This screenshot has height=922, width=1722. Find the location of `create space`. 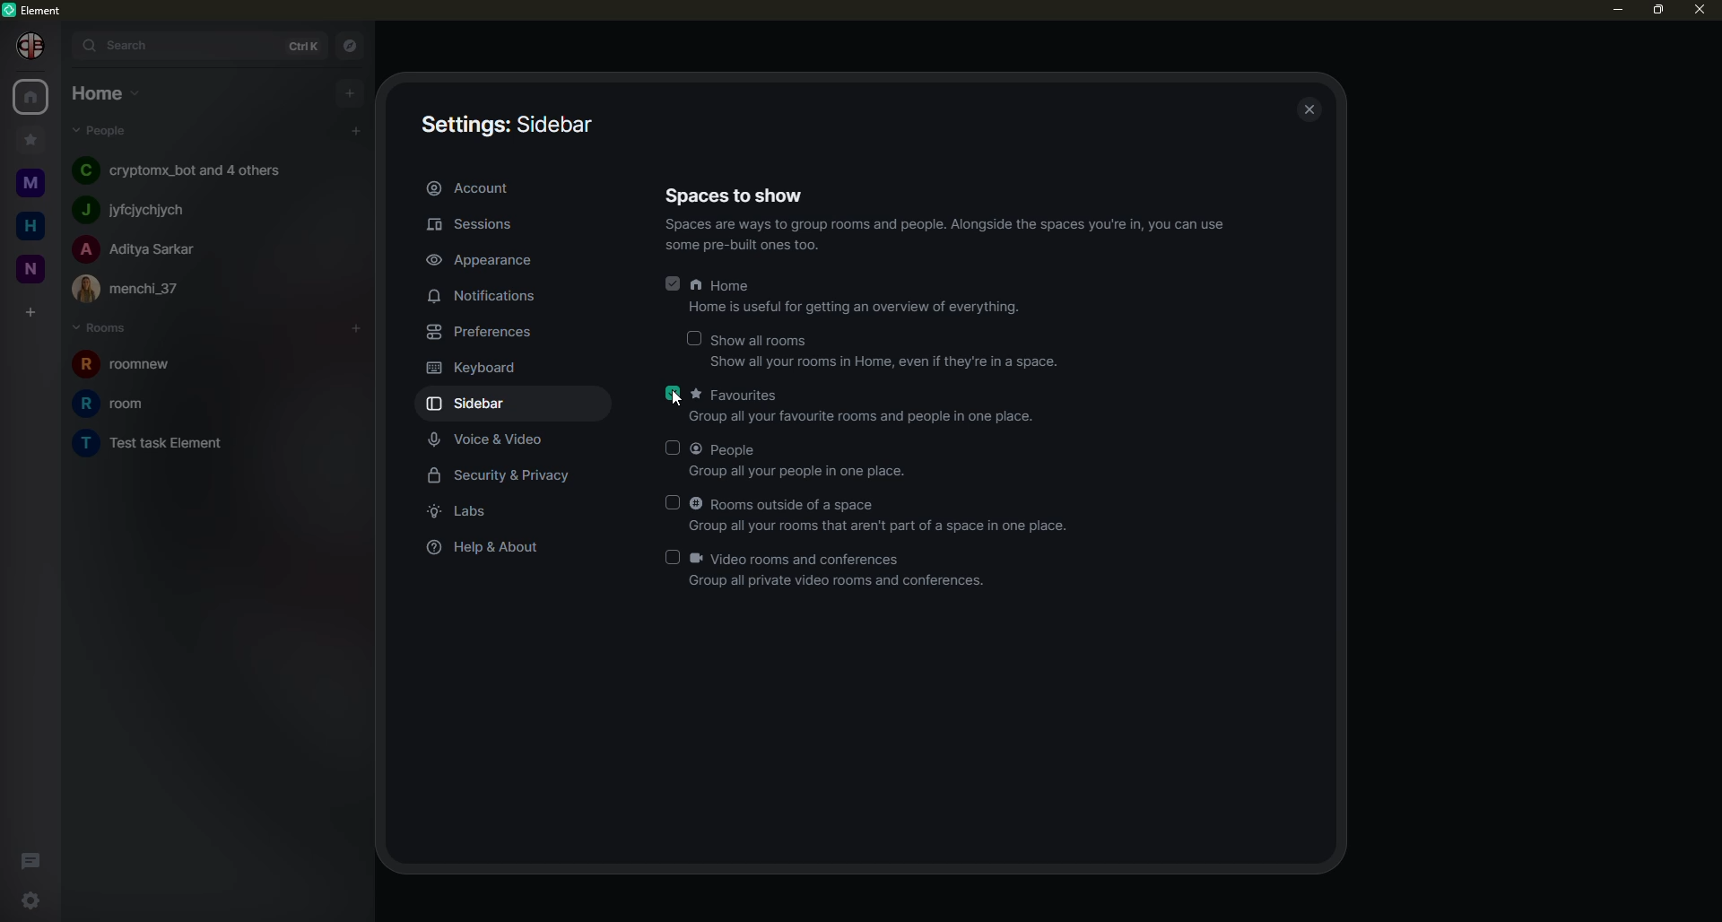

create space is located at coordinates (28, 312).